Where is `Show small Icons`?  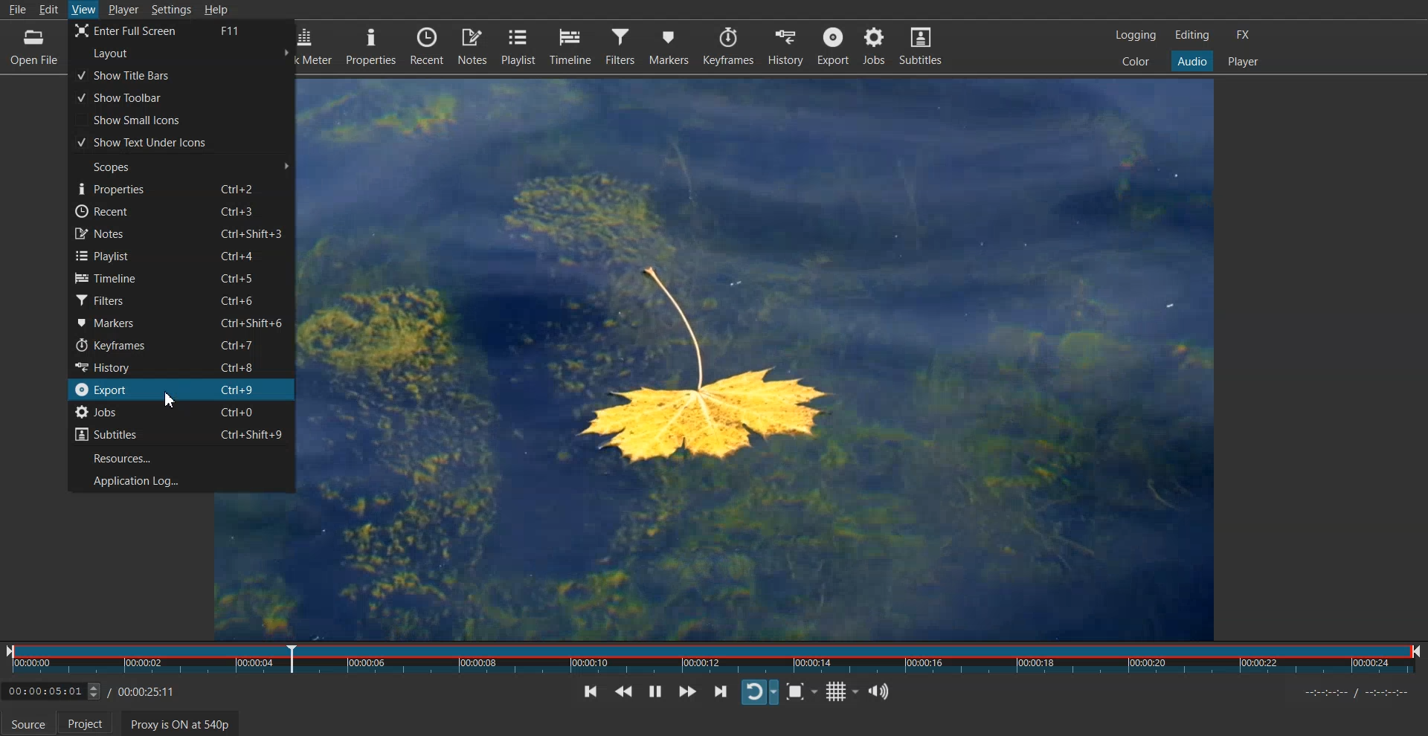 Show small Icons is located at coordinates (181, 119).